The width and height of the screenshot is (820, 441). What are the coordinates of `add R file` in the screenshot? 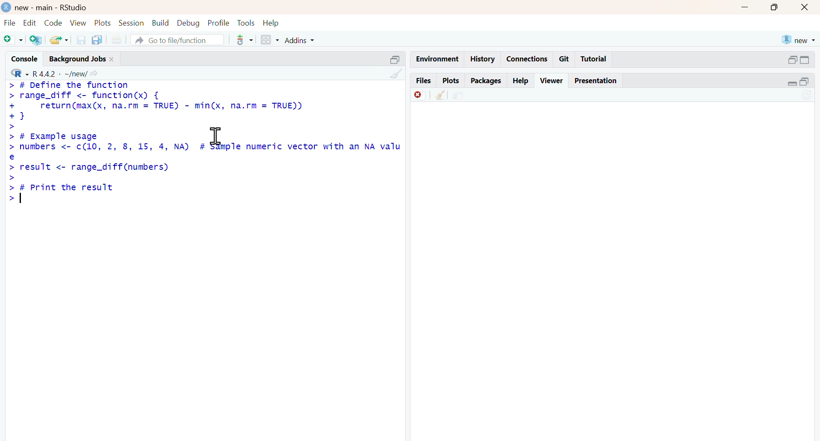 It's located at (37, 41).